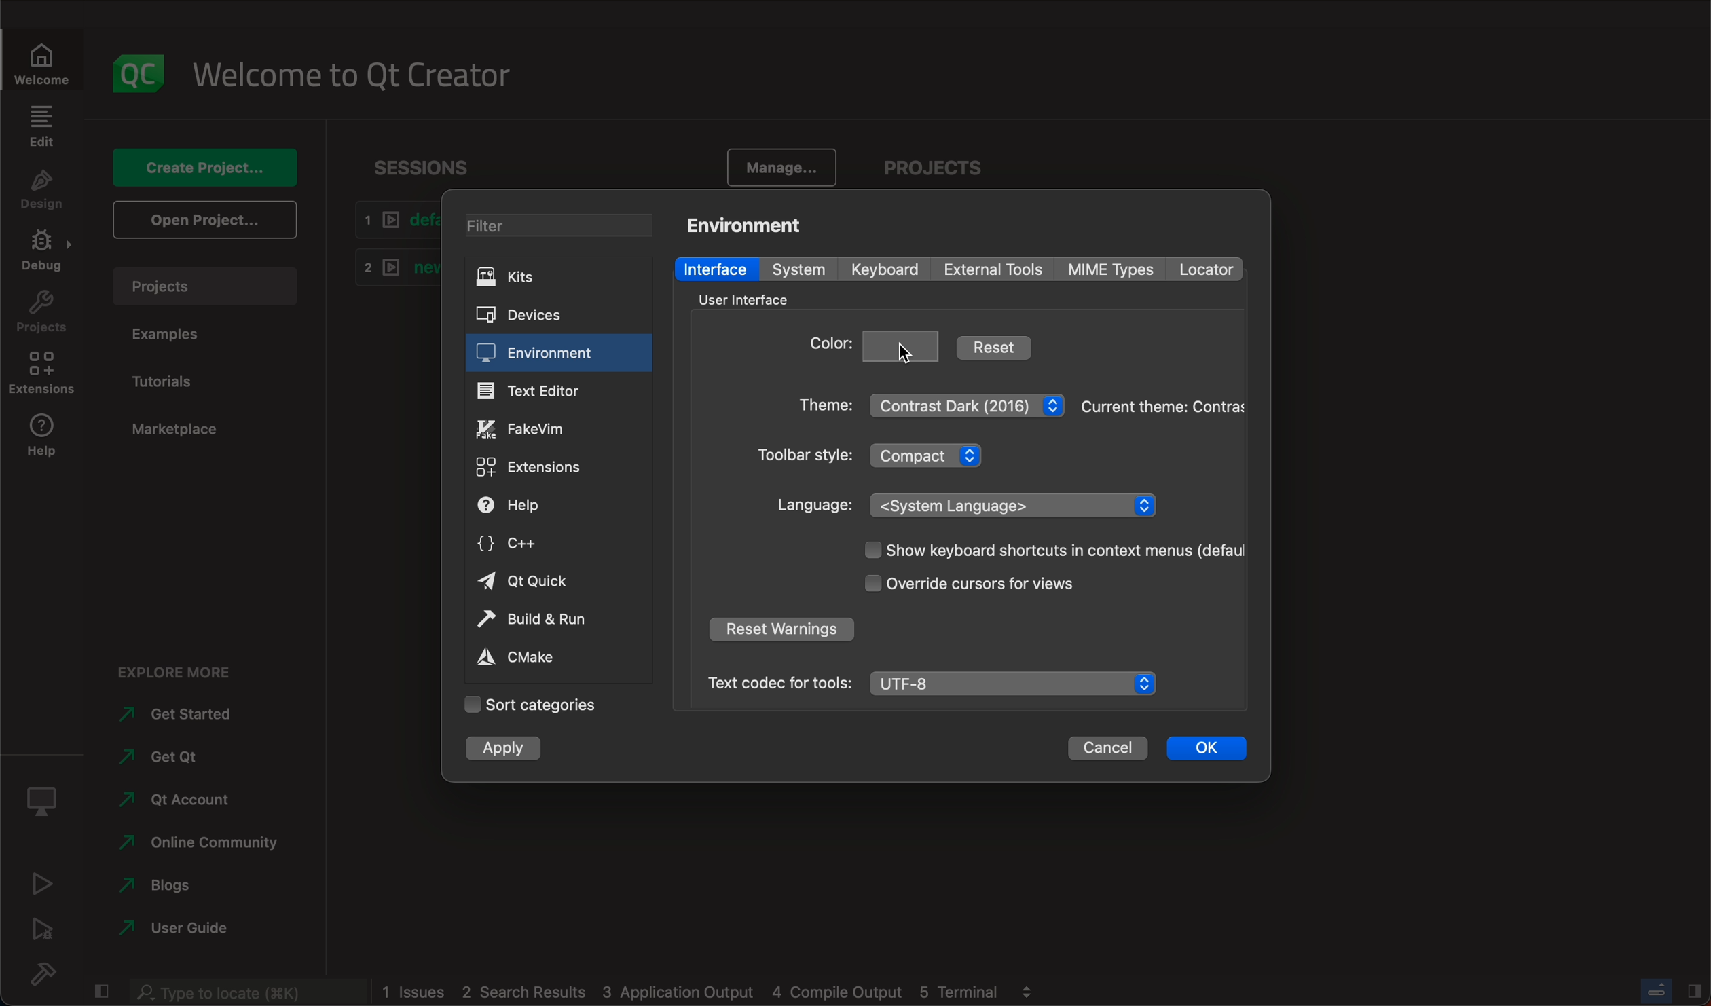  What do you see at coordinates (202, 219) in the screenshot?
I see `open` at bounding box center [202, 219].